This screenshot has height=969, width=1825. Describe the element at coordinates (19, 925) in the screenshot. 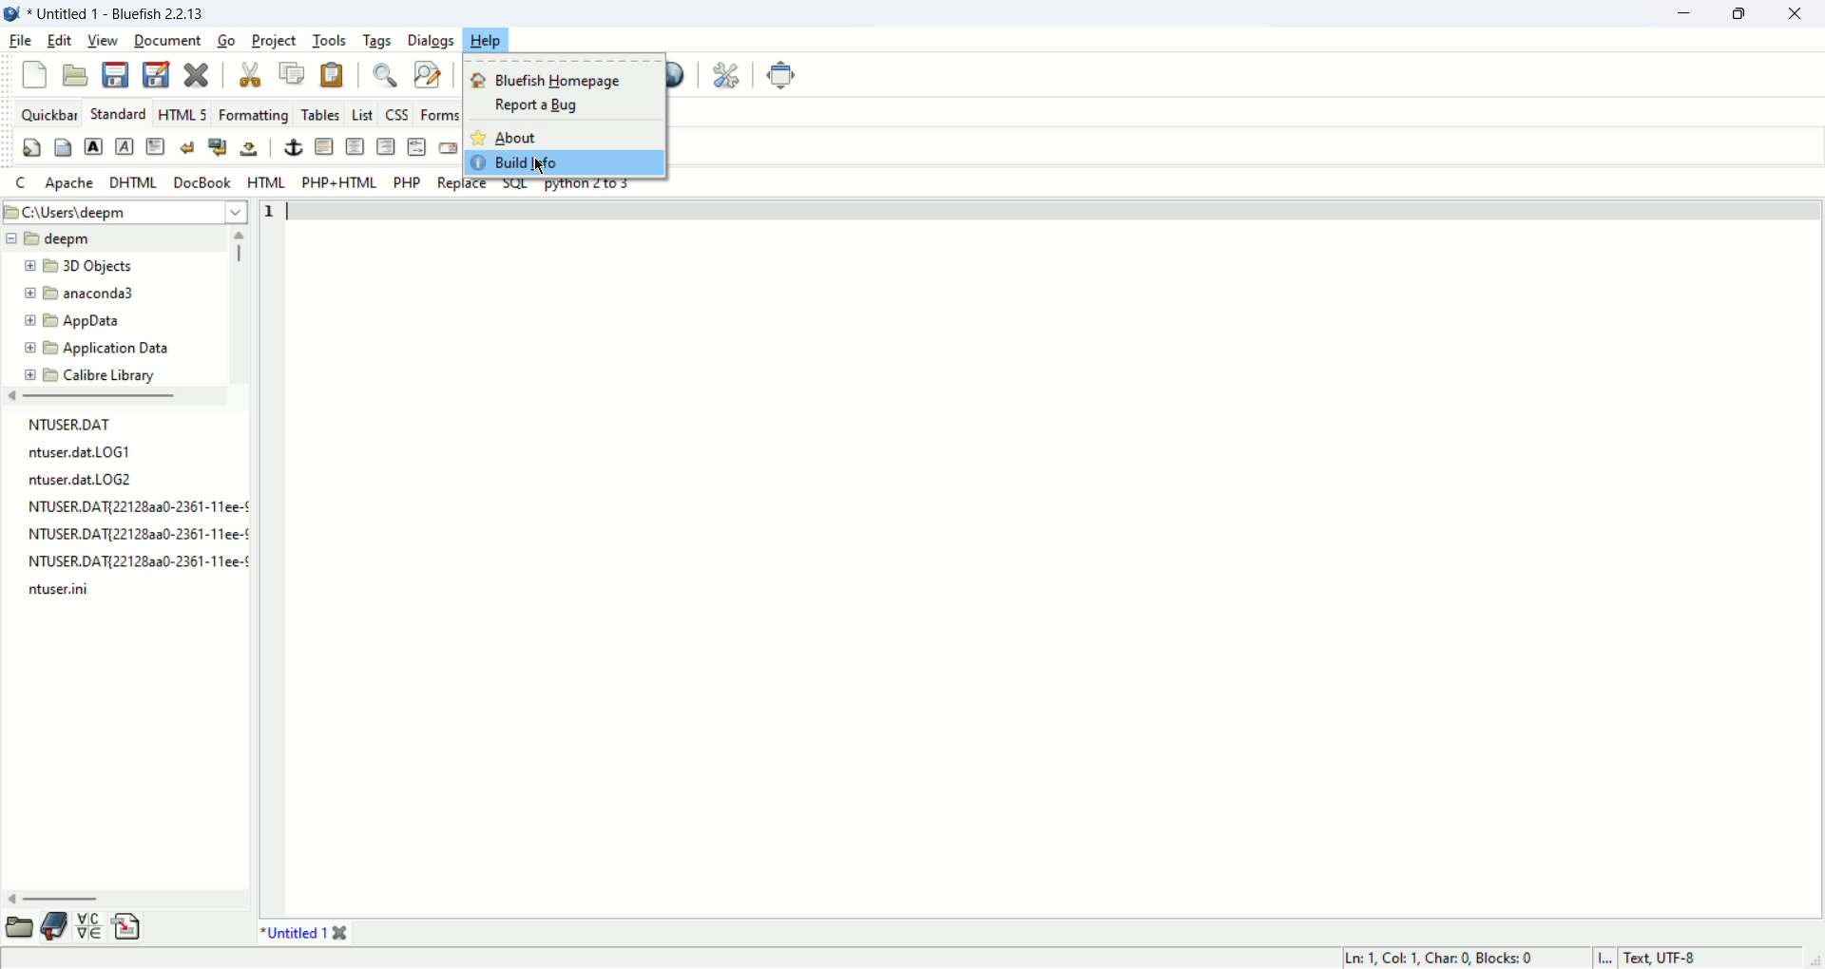

I see `file browser` at that location.